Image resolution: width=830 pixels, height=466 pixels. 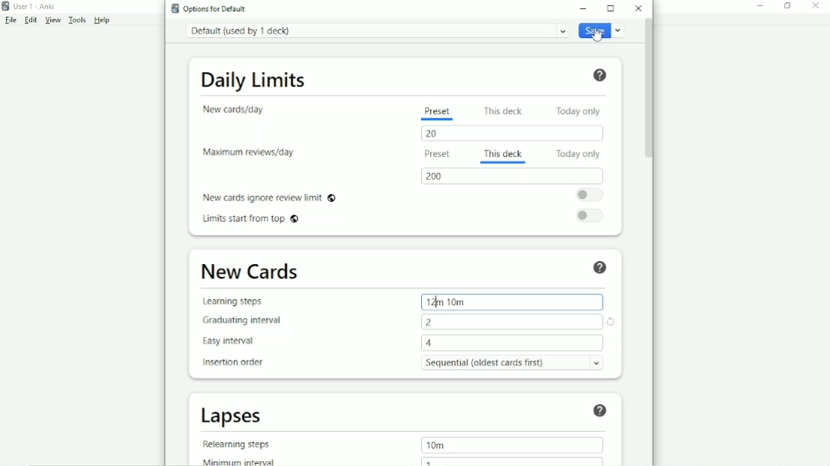 I want to click on New Cards, so click(x=252, y=272).